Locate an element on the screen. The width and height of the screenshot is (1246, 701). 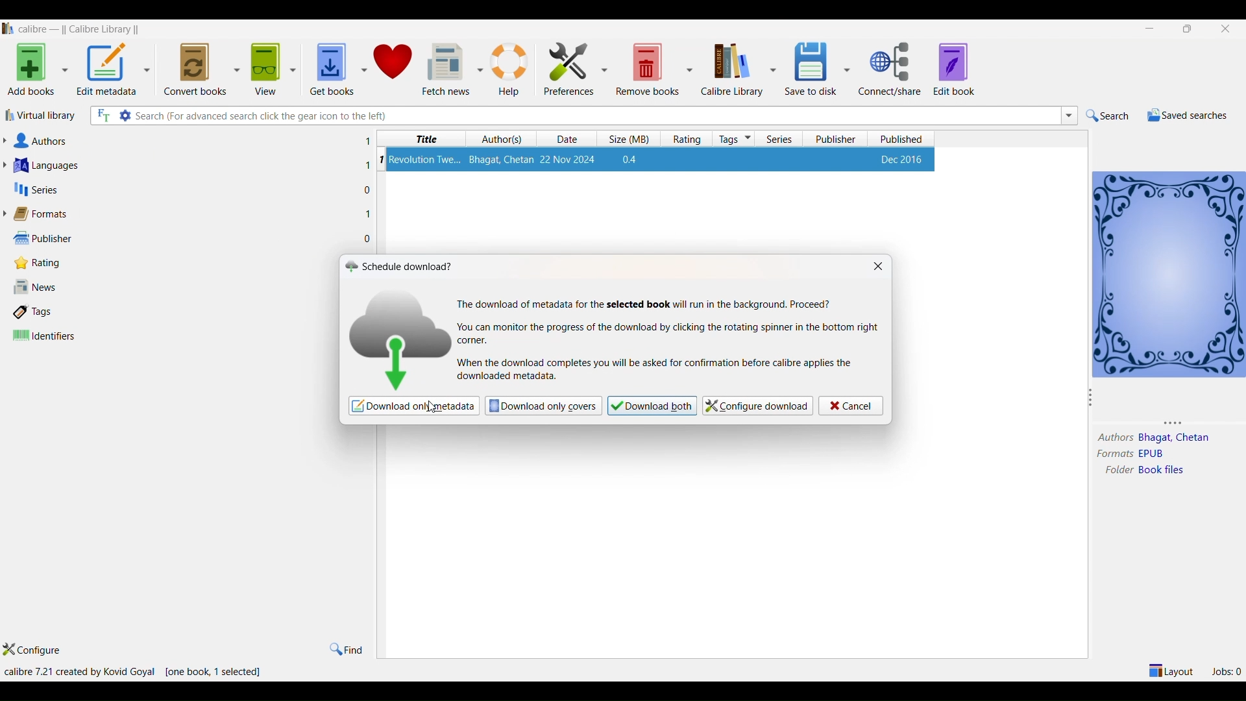
connect/share is located at coordinates (890, 70).